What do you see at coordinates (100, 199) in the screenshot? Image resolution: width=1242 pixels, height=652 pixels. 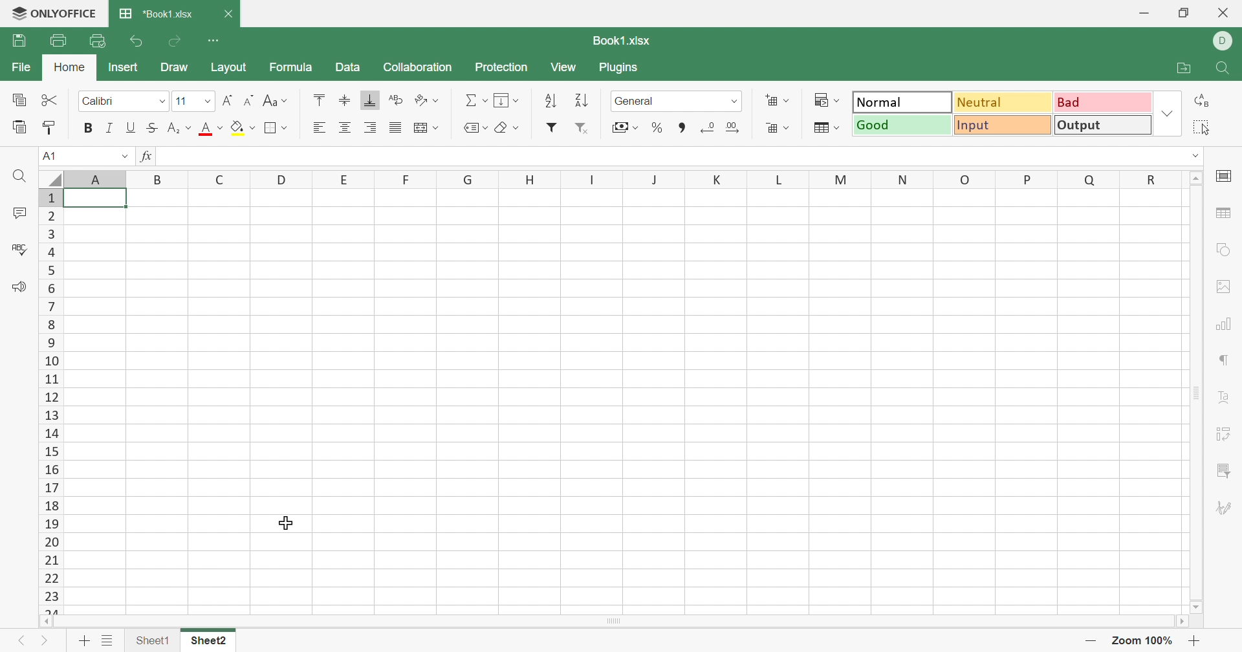 I see `Cell A1 higlighted` at bounding box center [100, 199].